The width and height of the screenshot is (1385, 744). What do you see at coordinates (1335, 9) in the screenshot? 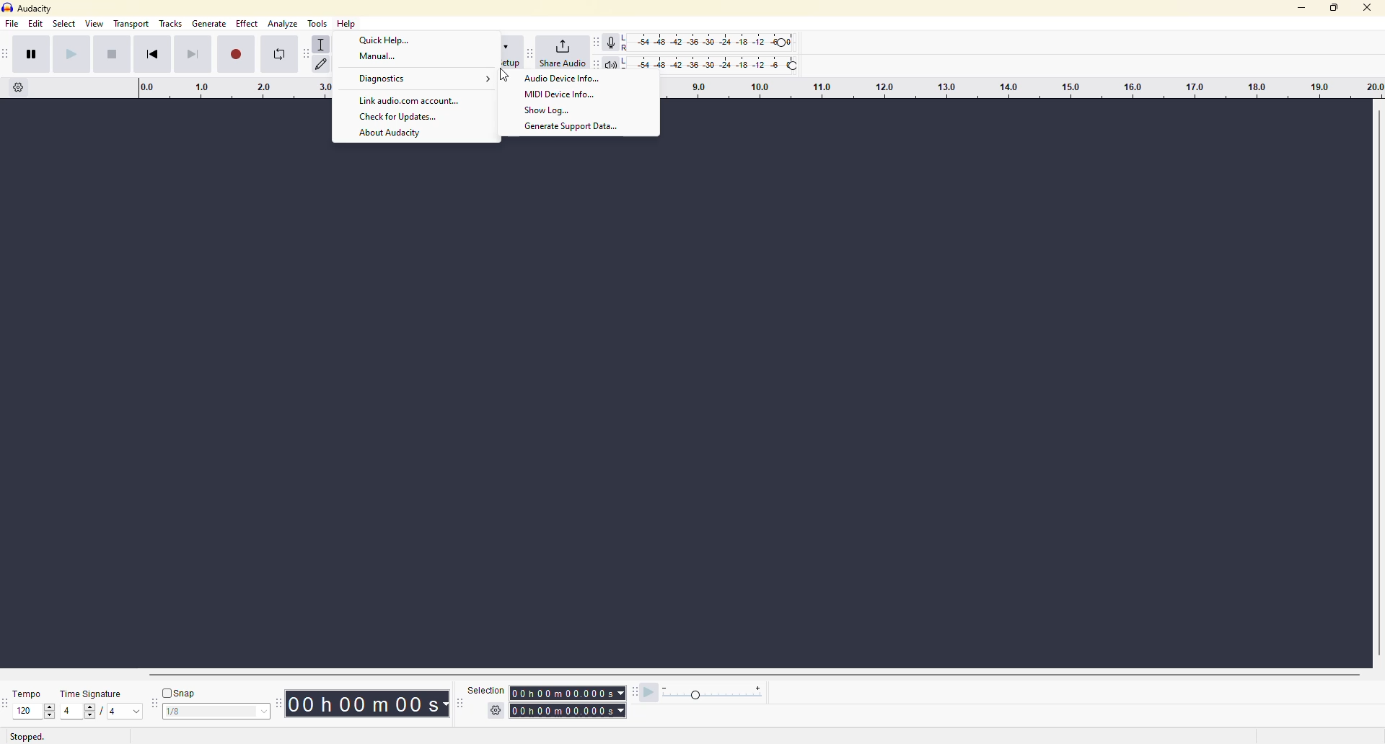
I see `maximize` at bounding box center [1335, 9].